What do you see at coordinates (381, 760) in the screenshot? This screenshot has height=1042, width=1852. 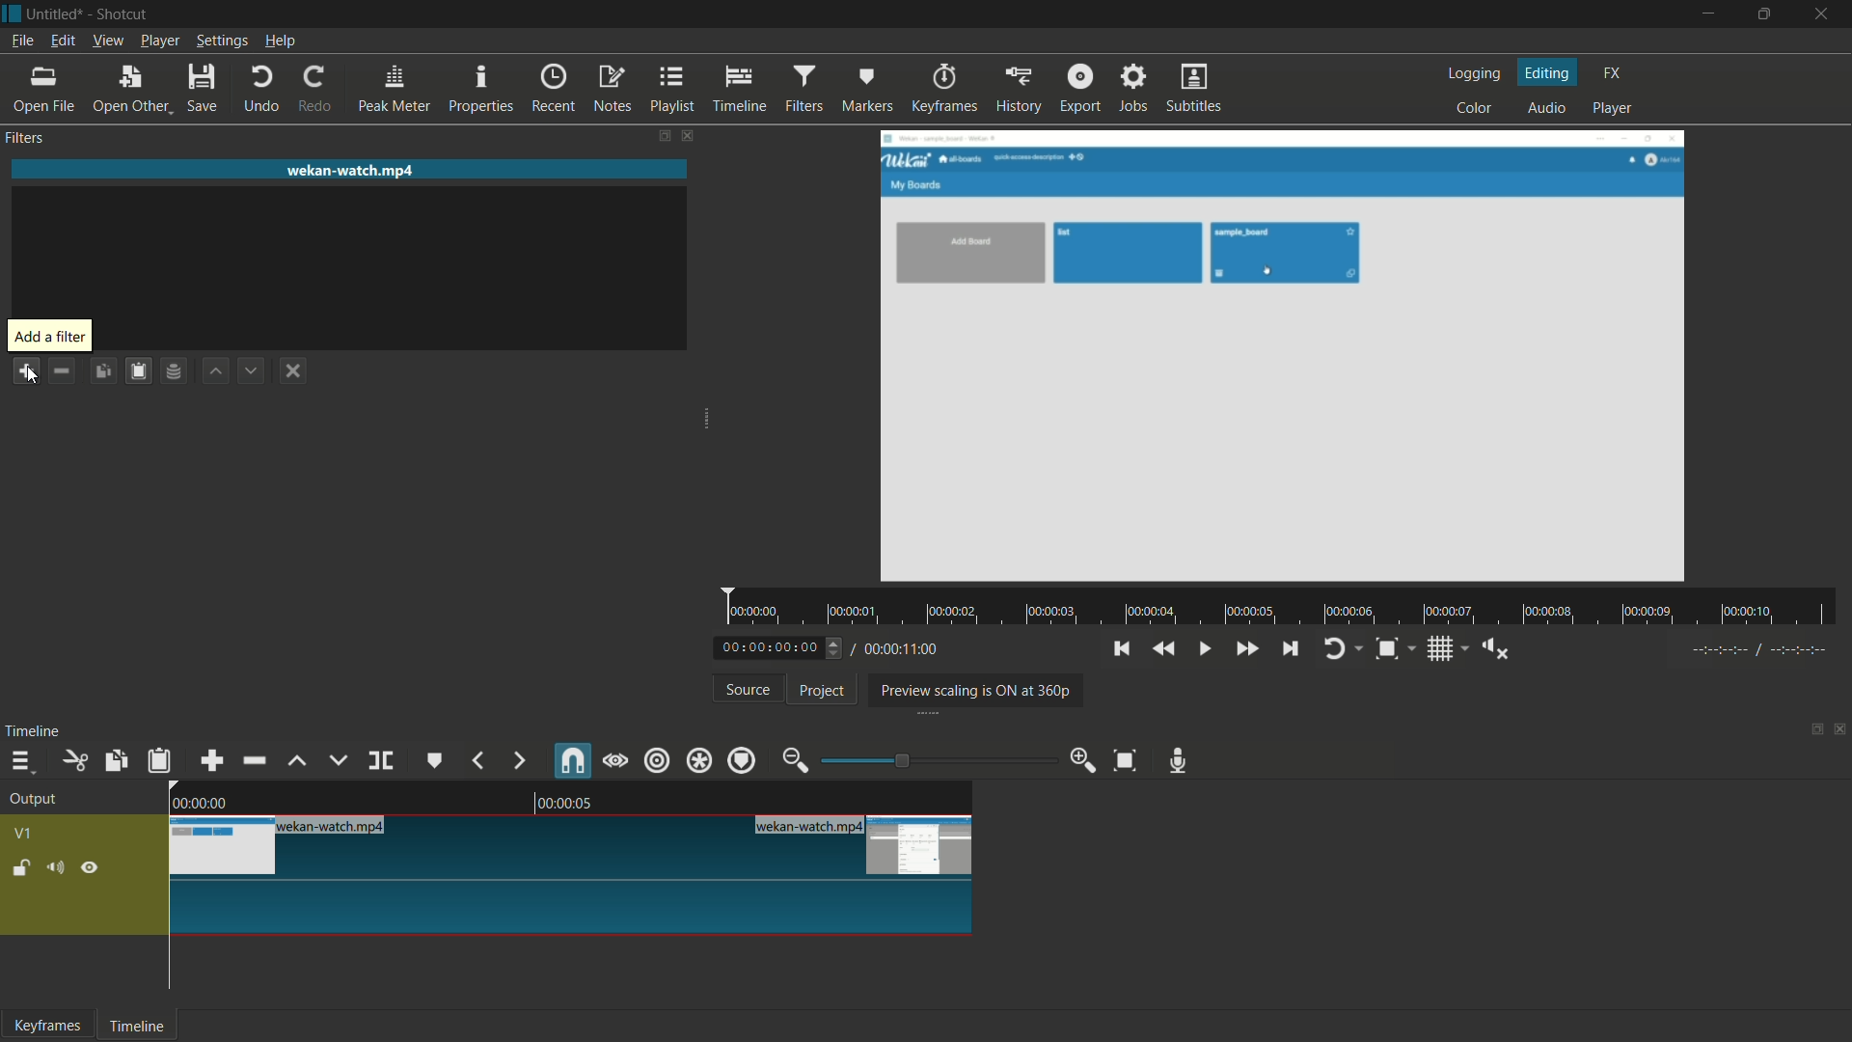 I see `split at playhead` at bounding box center [381, 760].